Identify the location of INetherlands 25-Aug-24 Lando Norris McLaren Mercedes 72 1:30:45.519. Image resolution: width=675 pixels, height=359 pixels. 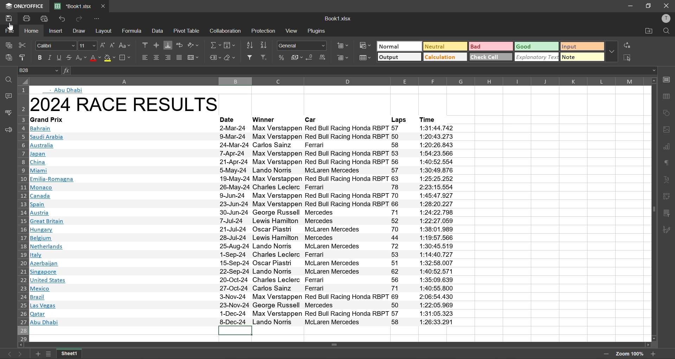
(243, 246).